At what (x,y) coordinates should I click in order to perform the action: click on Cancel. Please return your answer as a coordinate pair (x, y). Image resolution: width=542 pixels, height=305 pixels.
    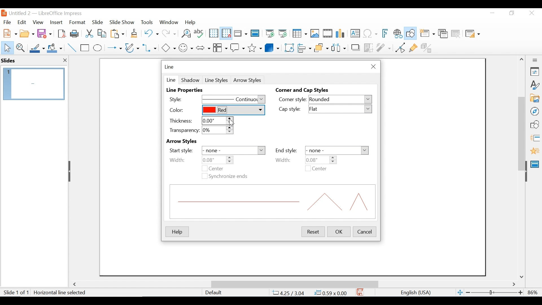
    Looking at the image, I should click on (365, 231).